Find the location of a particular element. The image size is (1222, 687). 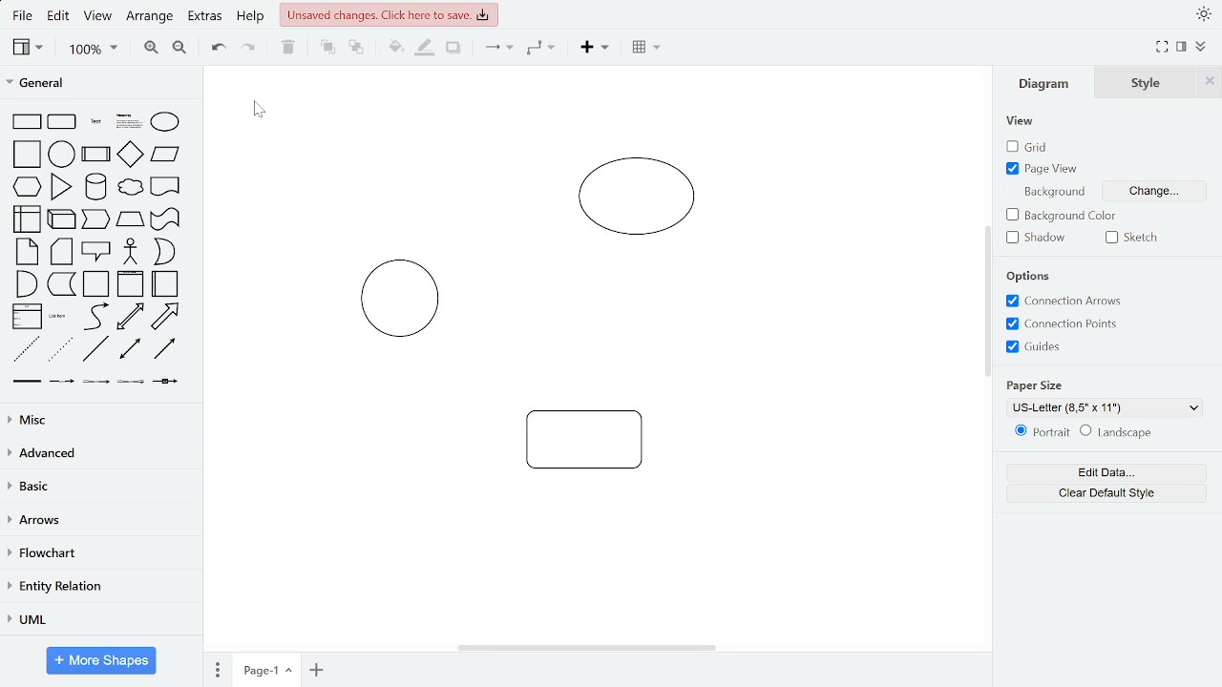

extras is located at coordinates (206, 18).